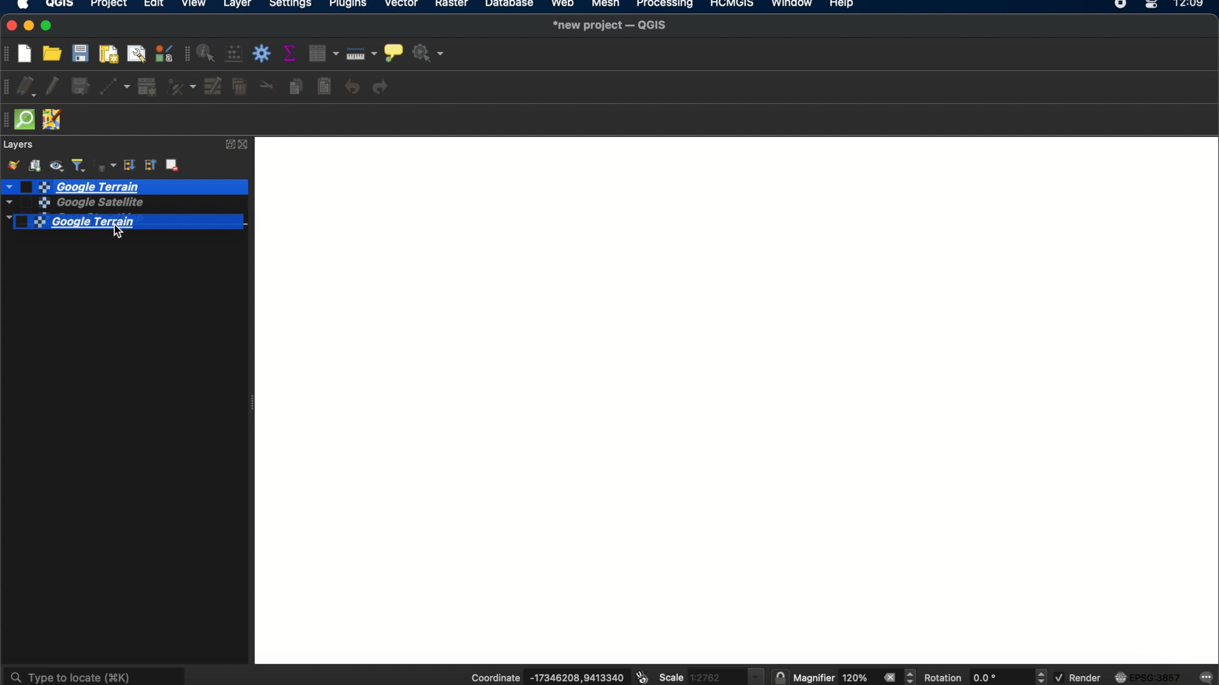  I want to click on scale 1.2762, so click(710, 675).